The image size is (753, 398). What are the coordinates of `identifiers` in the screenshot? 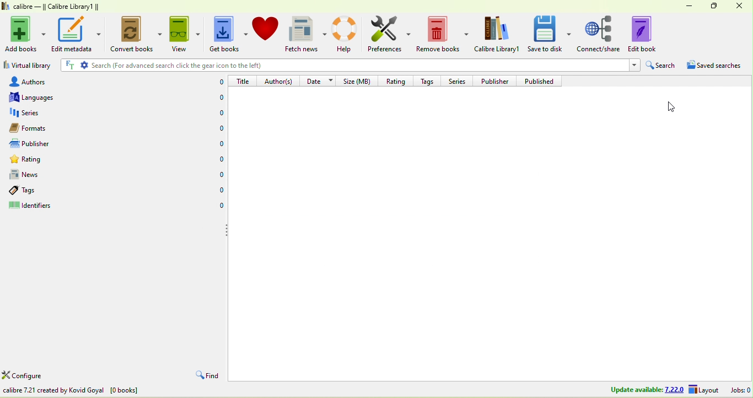 It's located at (41, 207).